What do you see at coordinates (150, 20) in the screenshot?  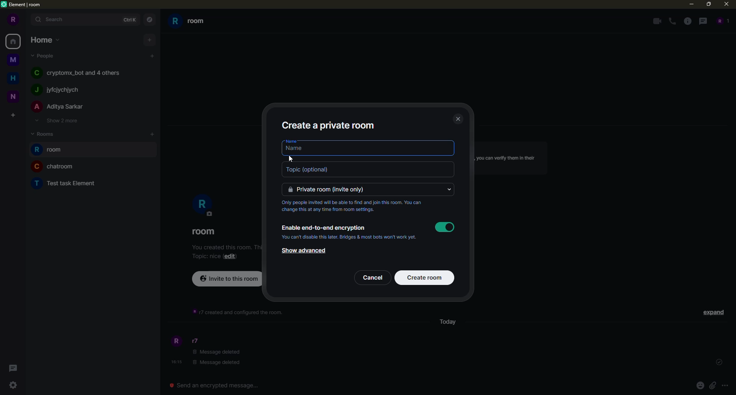 I see `navigator` at bounding box center [150, 20].